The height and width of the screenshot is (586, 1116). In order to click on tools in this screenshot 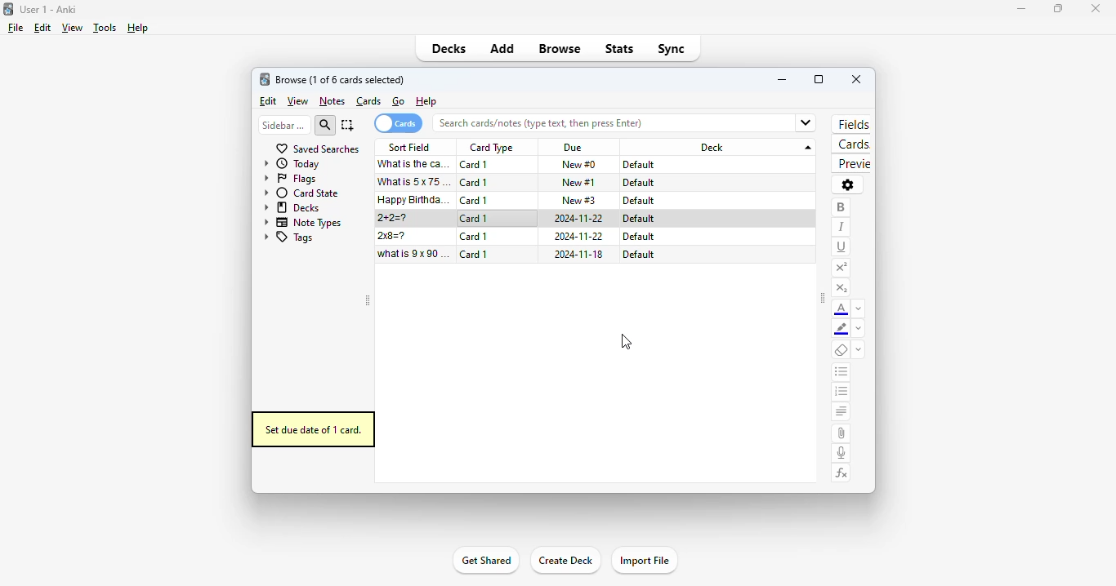, I will do `click(104, 29)`.